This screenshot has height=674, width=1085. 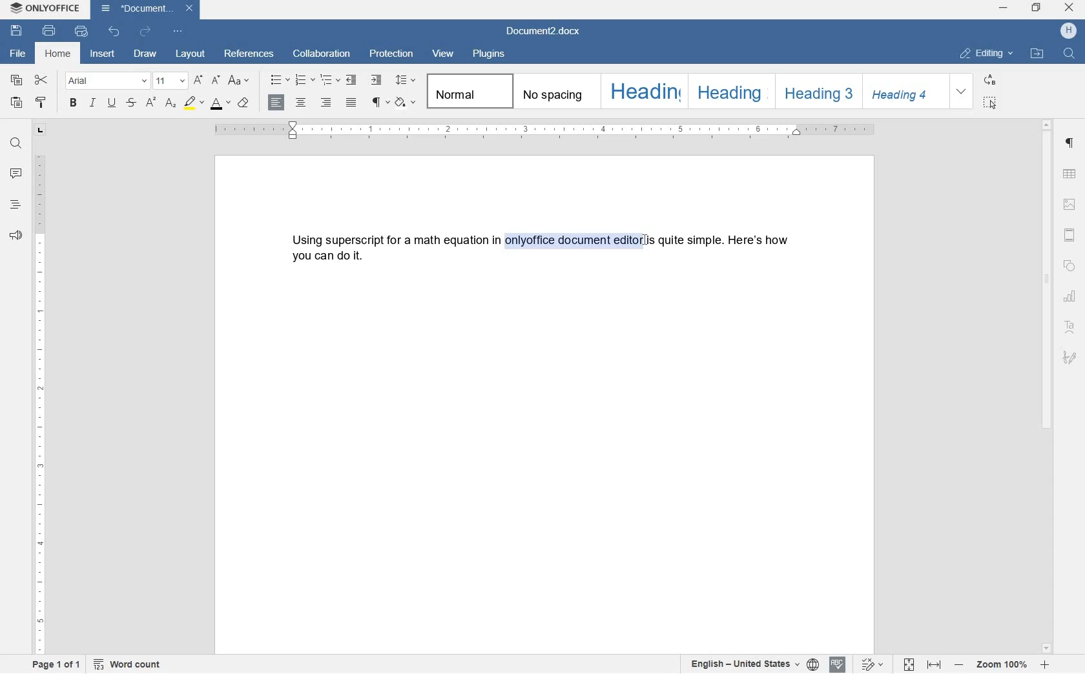 I want to click on shading, so click(x=405, y=103).